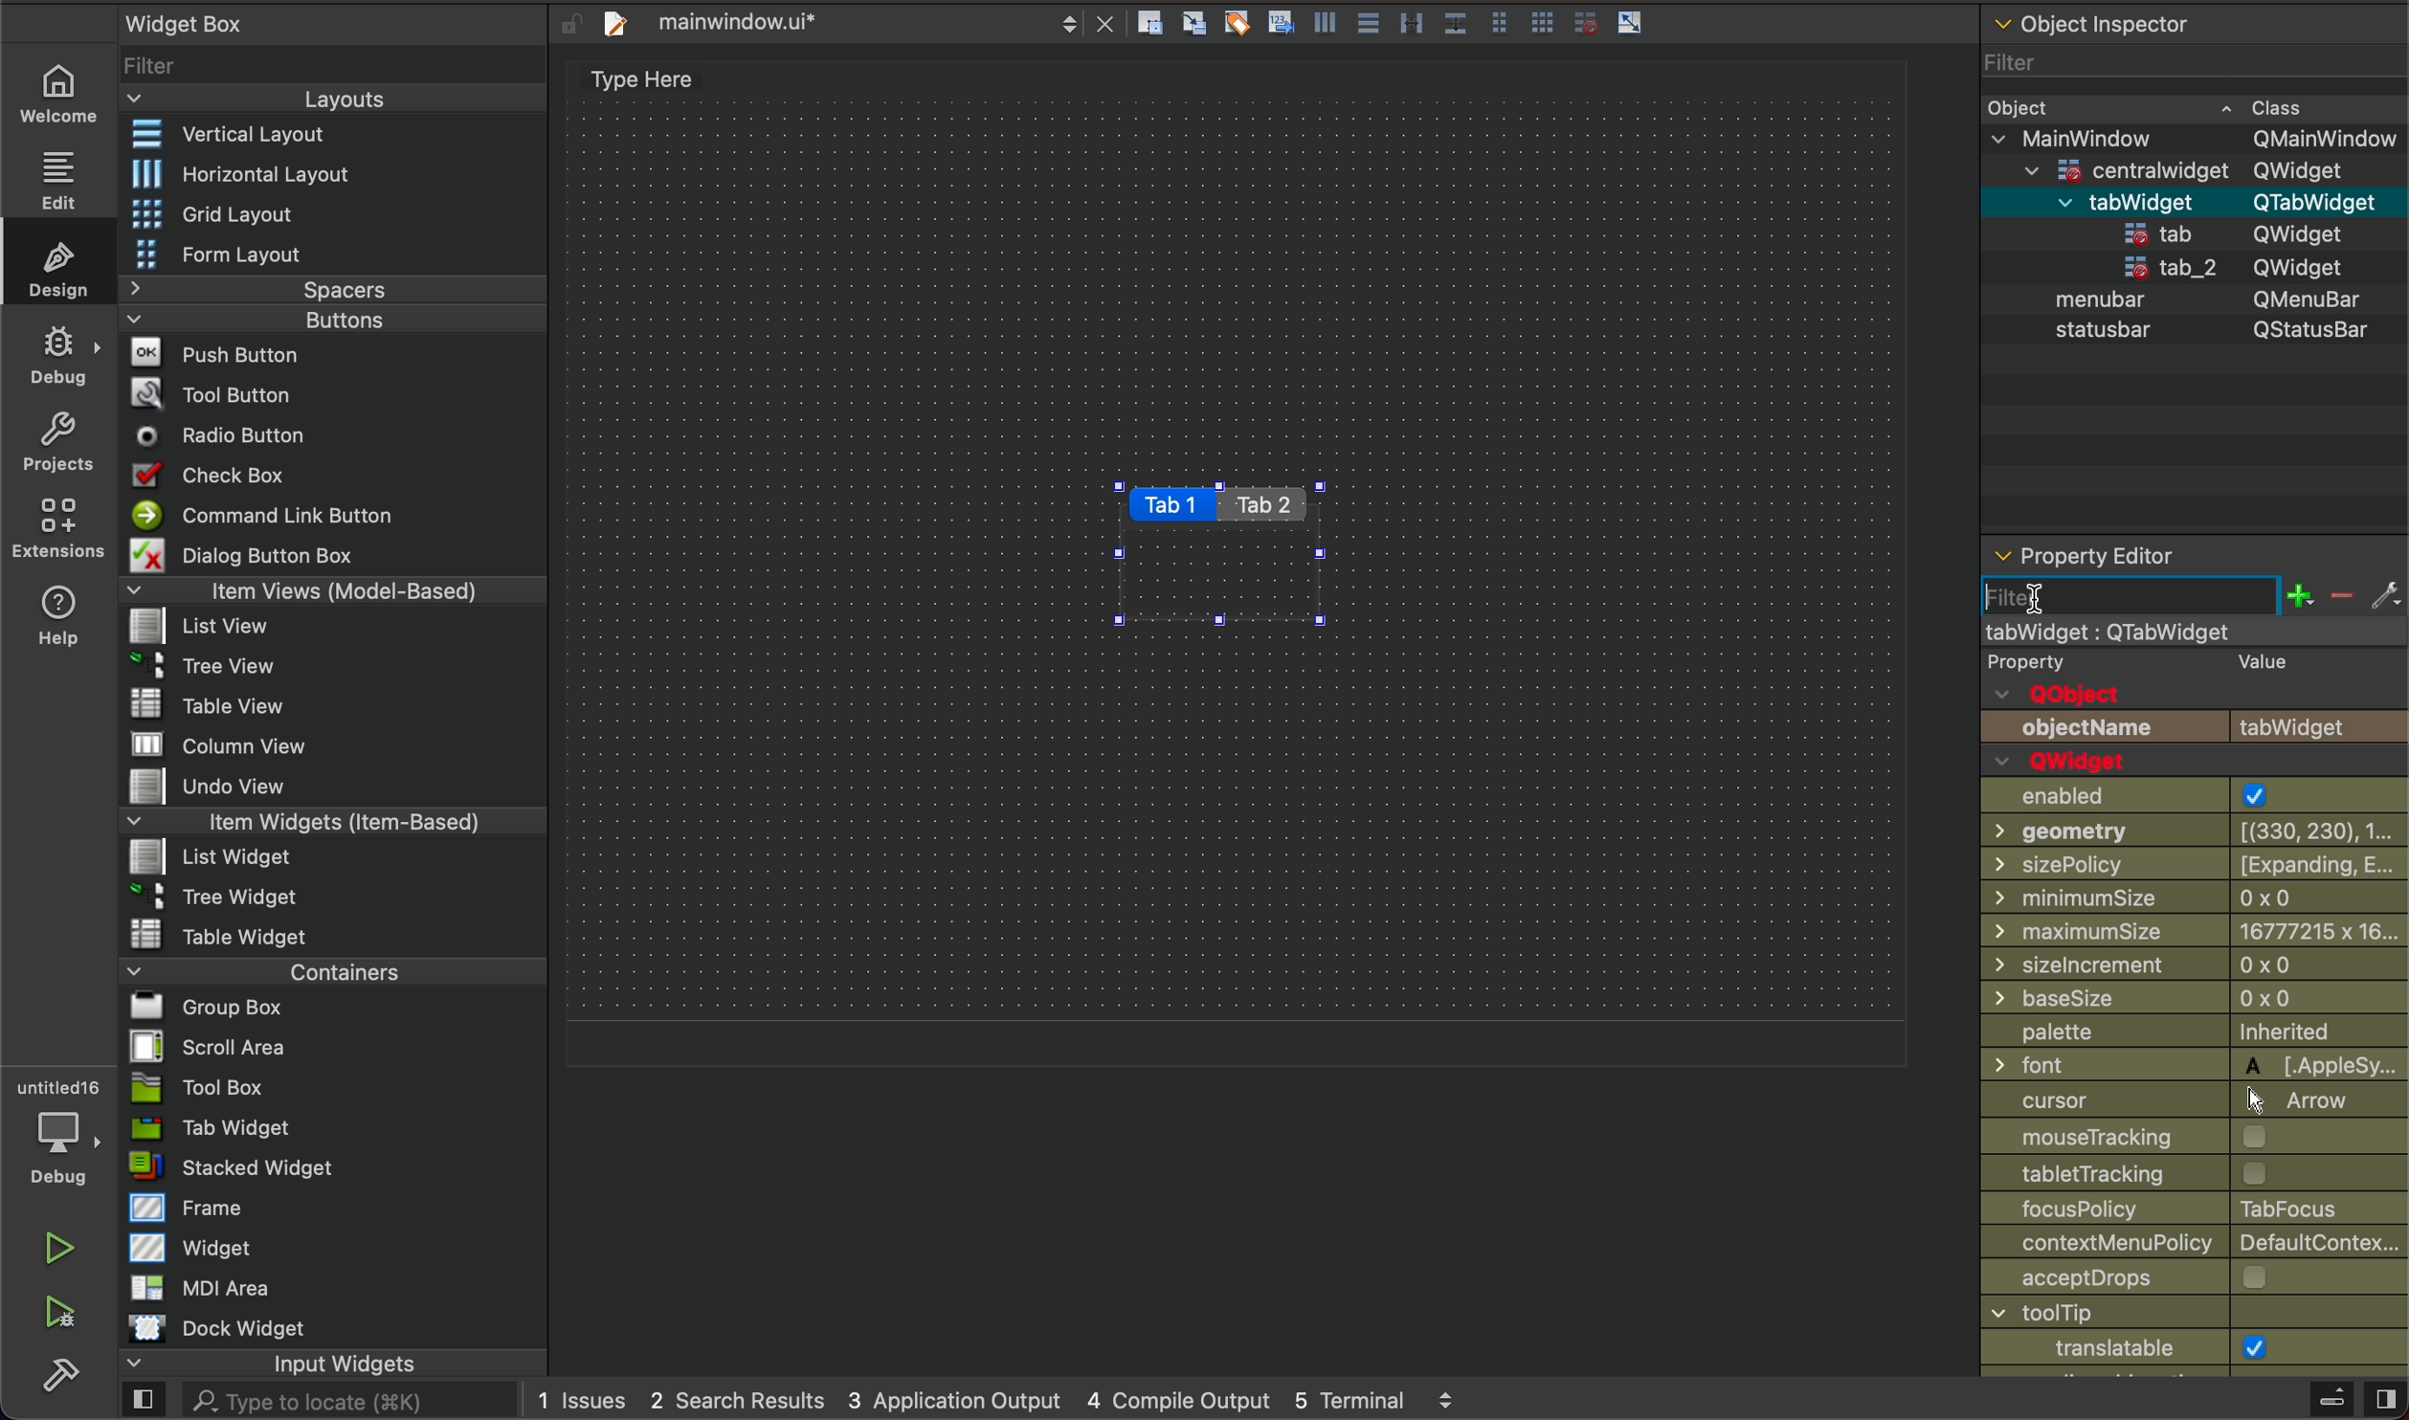 The height and width of the screenshot is (1420, 2409). I want to click on , so click(2199, 1346).